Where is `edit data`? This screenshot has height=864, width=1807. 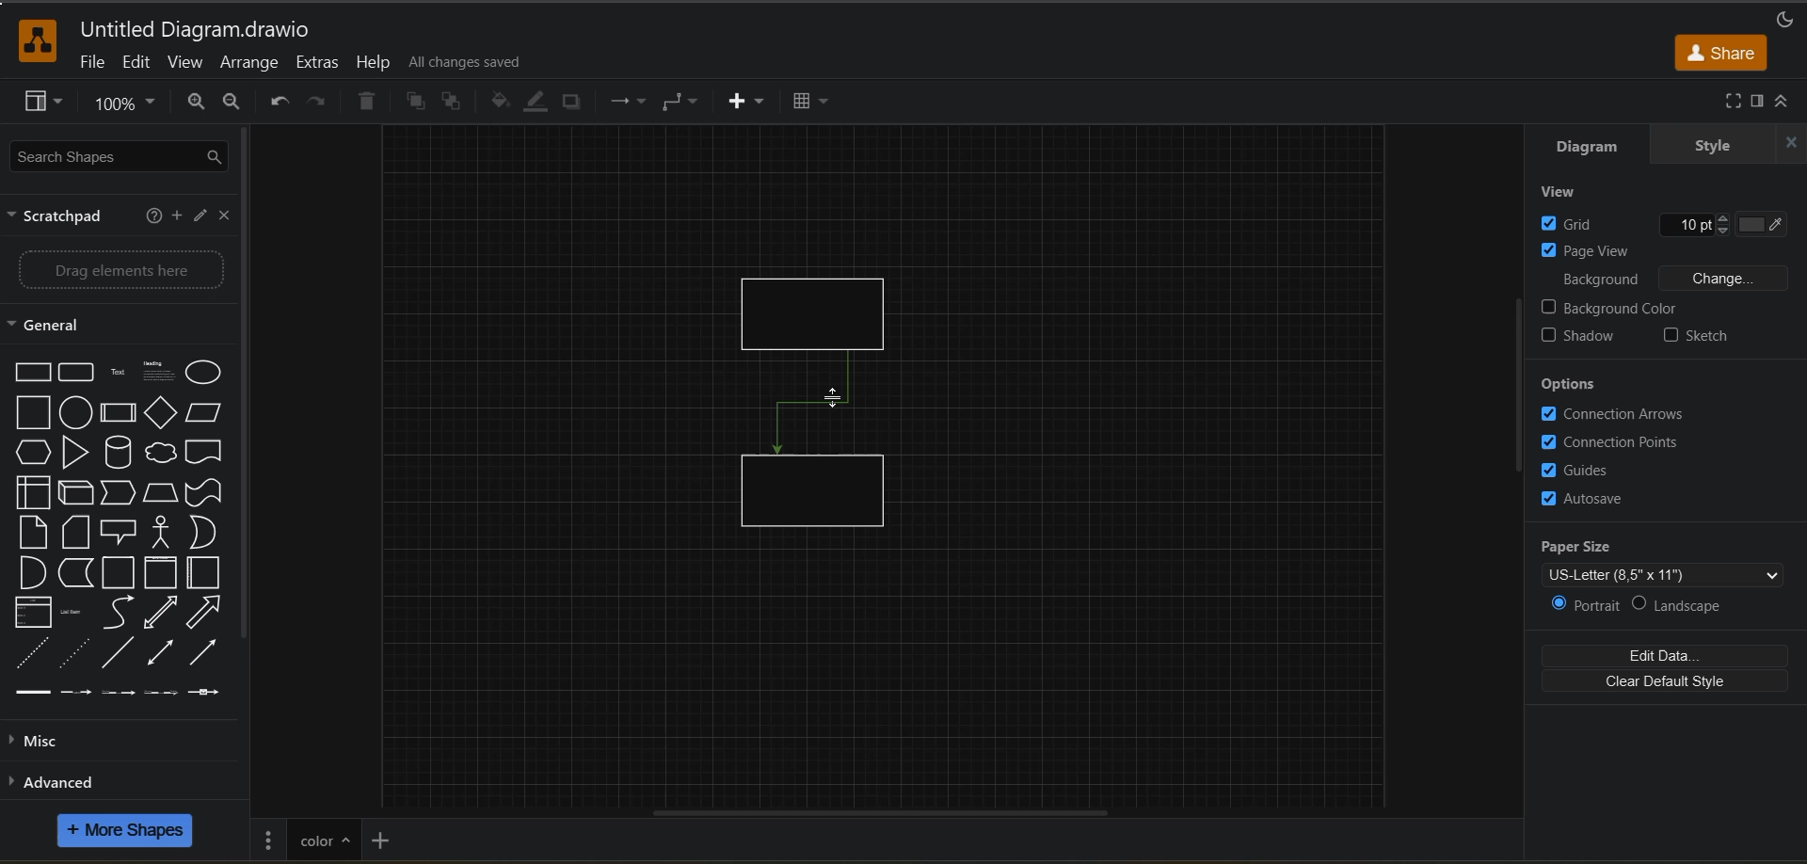
edit data is located at coordinates (1669, 654).